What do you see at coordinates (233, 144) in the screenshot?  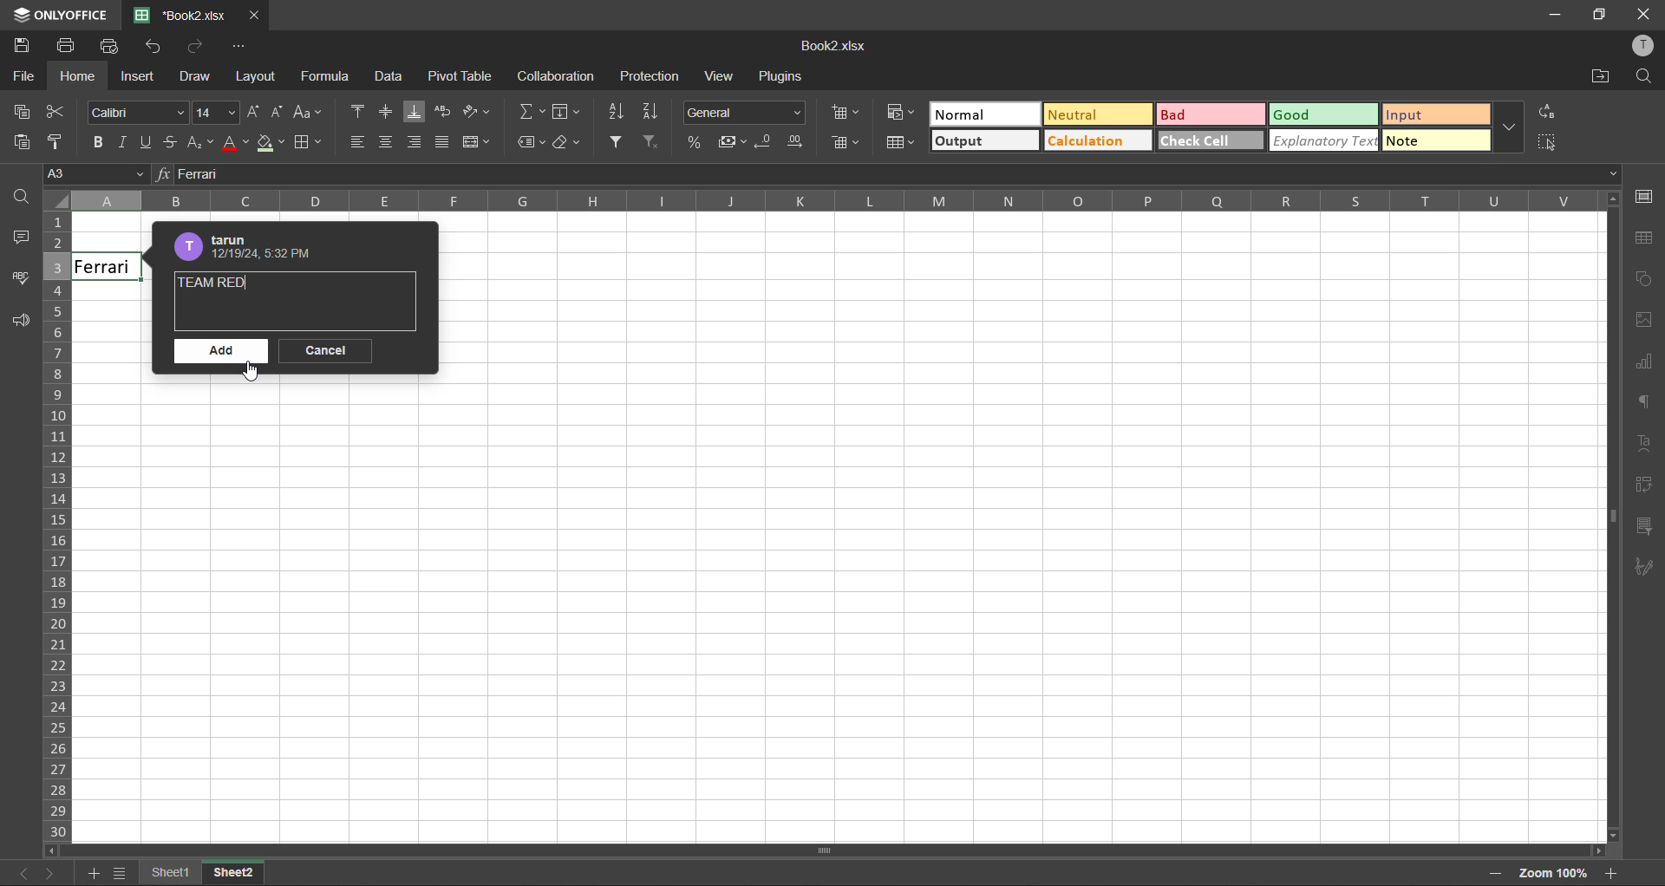 I see `font color` at bounding box center [233, 144].